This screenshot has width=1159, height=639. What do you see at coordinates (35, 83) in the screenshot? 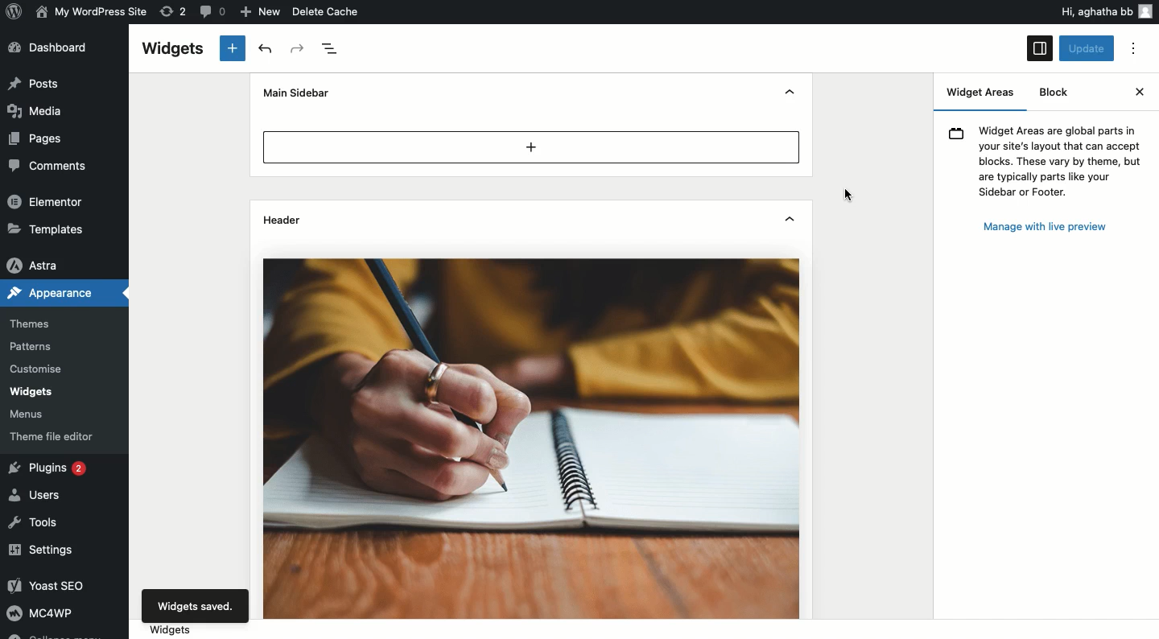
I see `Posts` at bounding box center [35, 83].